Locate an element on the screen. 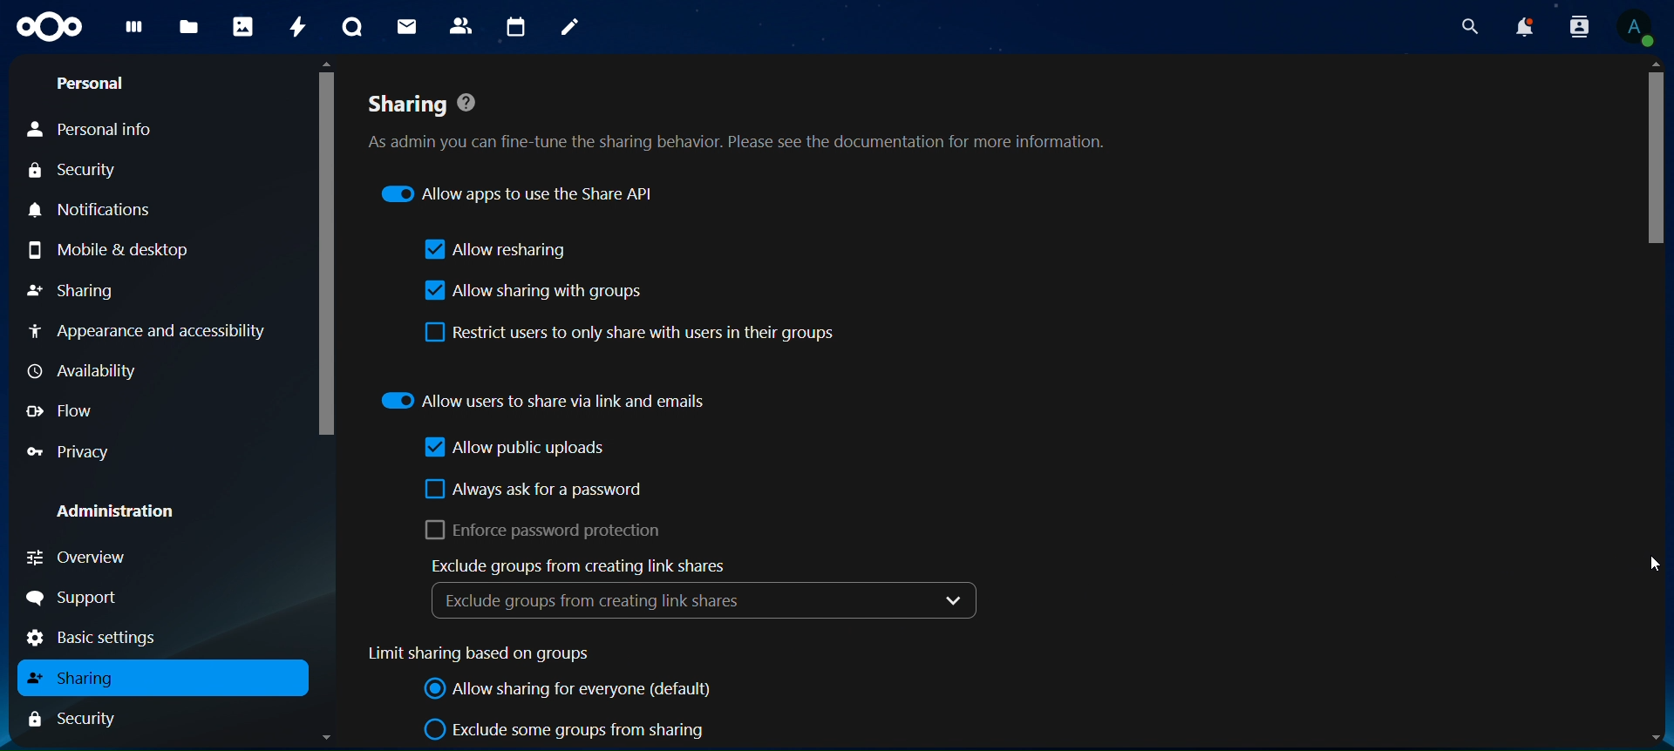 Image resolution: width=1674 pixels, height=751 pixels. files is located at coordinates (190, 29).